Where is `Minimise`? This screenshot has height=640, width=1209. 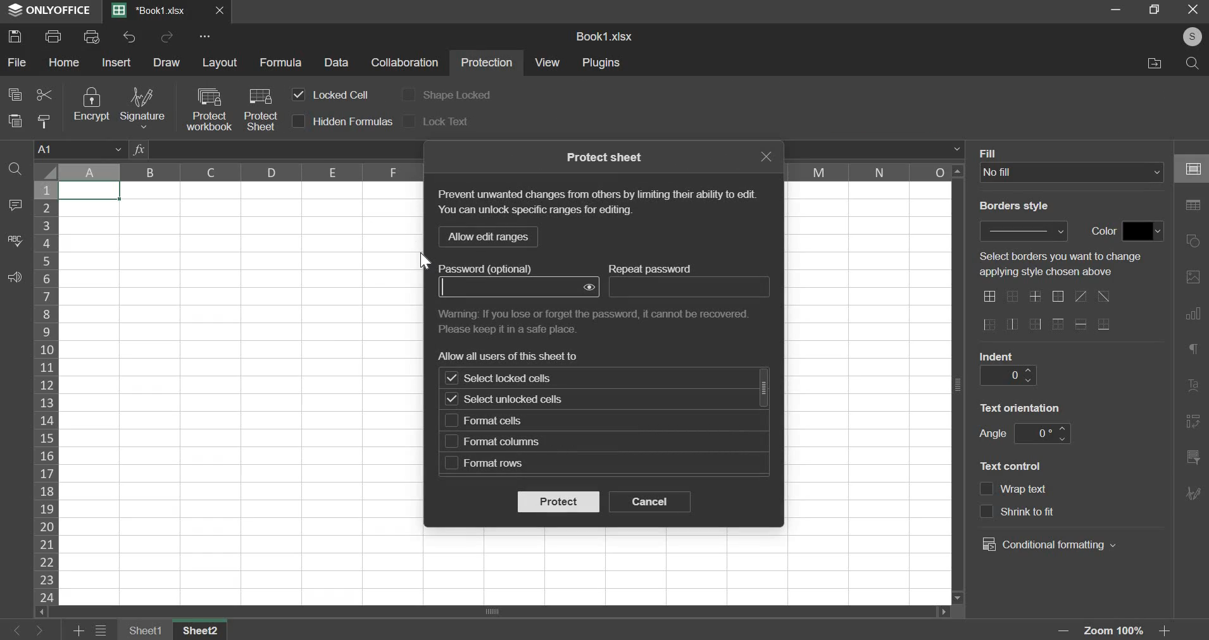
Minimise is located at coordinates (1155, 9).